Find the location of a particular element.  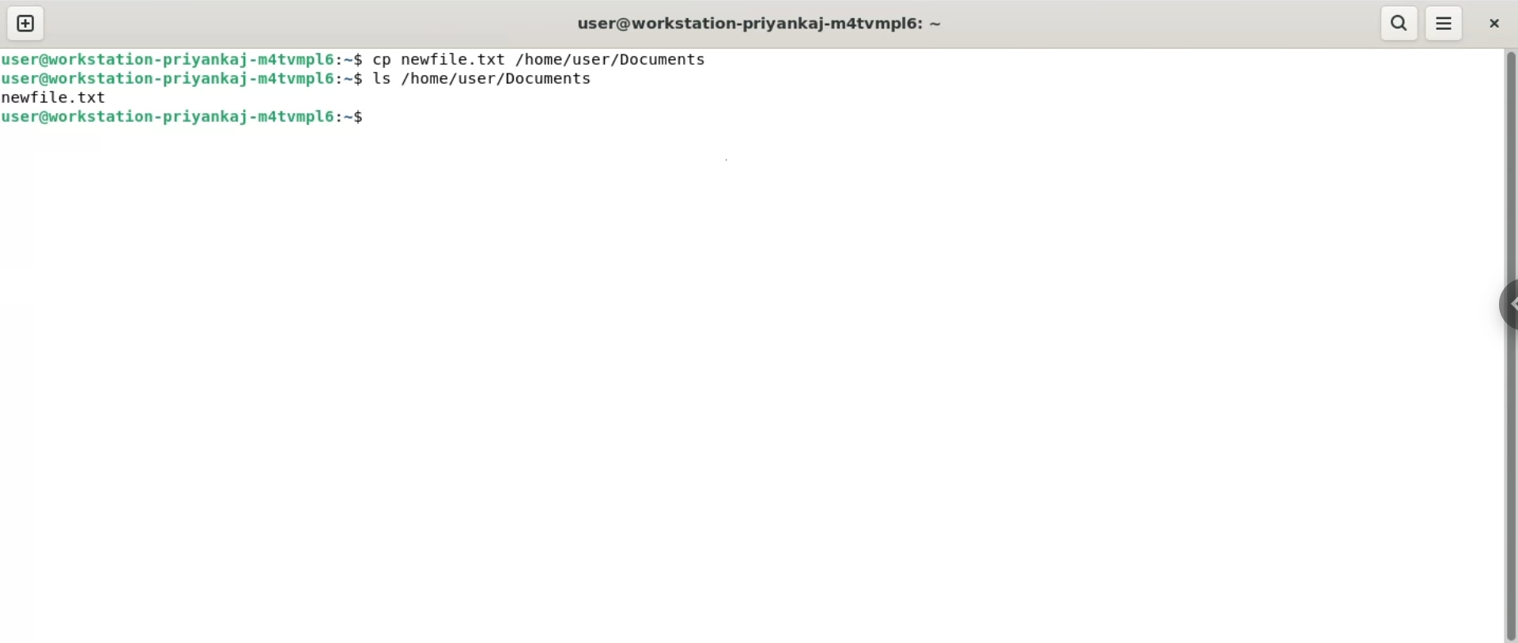

user@workstation-priyankaj-m4atvmpl6:~$ is located at coordinates (185, 81).